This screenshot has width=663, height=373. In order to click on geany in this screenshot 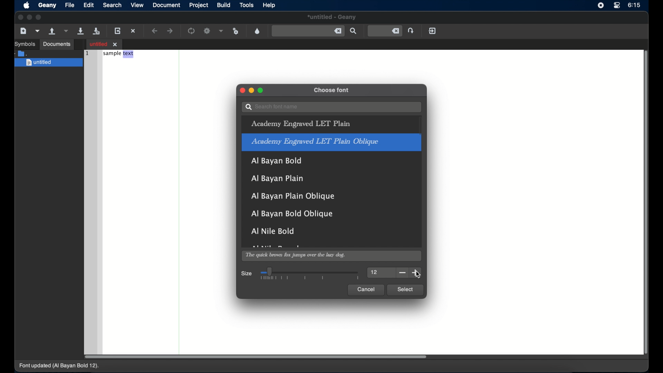, I will do `click(47, 6)`.